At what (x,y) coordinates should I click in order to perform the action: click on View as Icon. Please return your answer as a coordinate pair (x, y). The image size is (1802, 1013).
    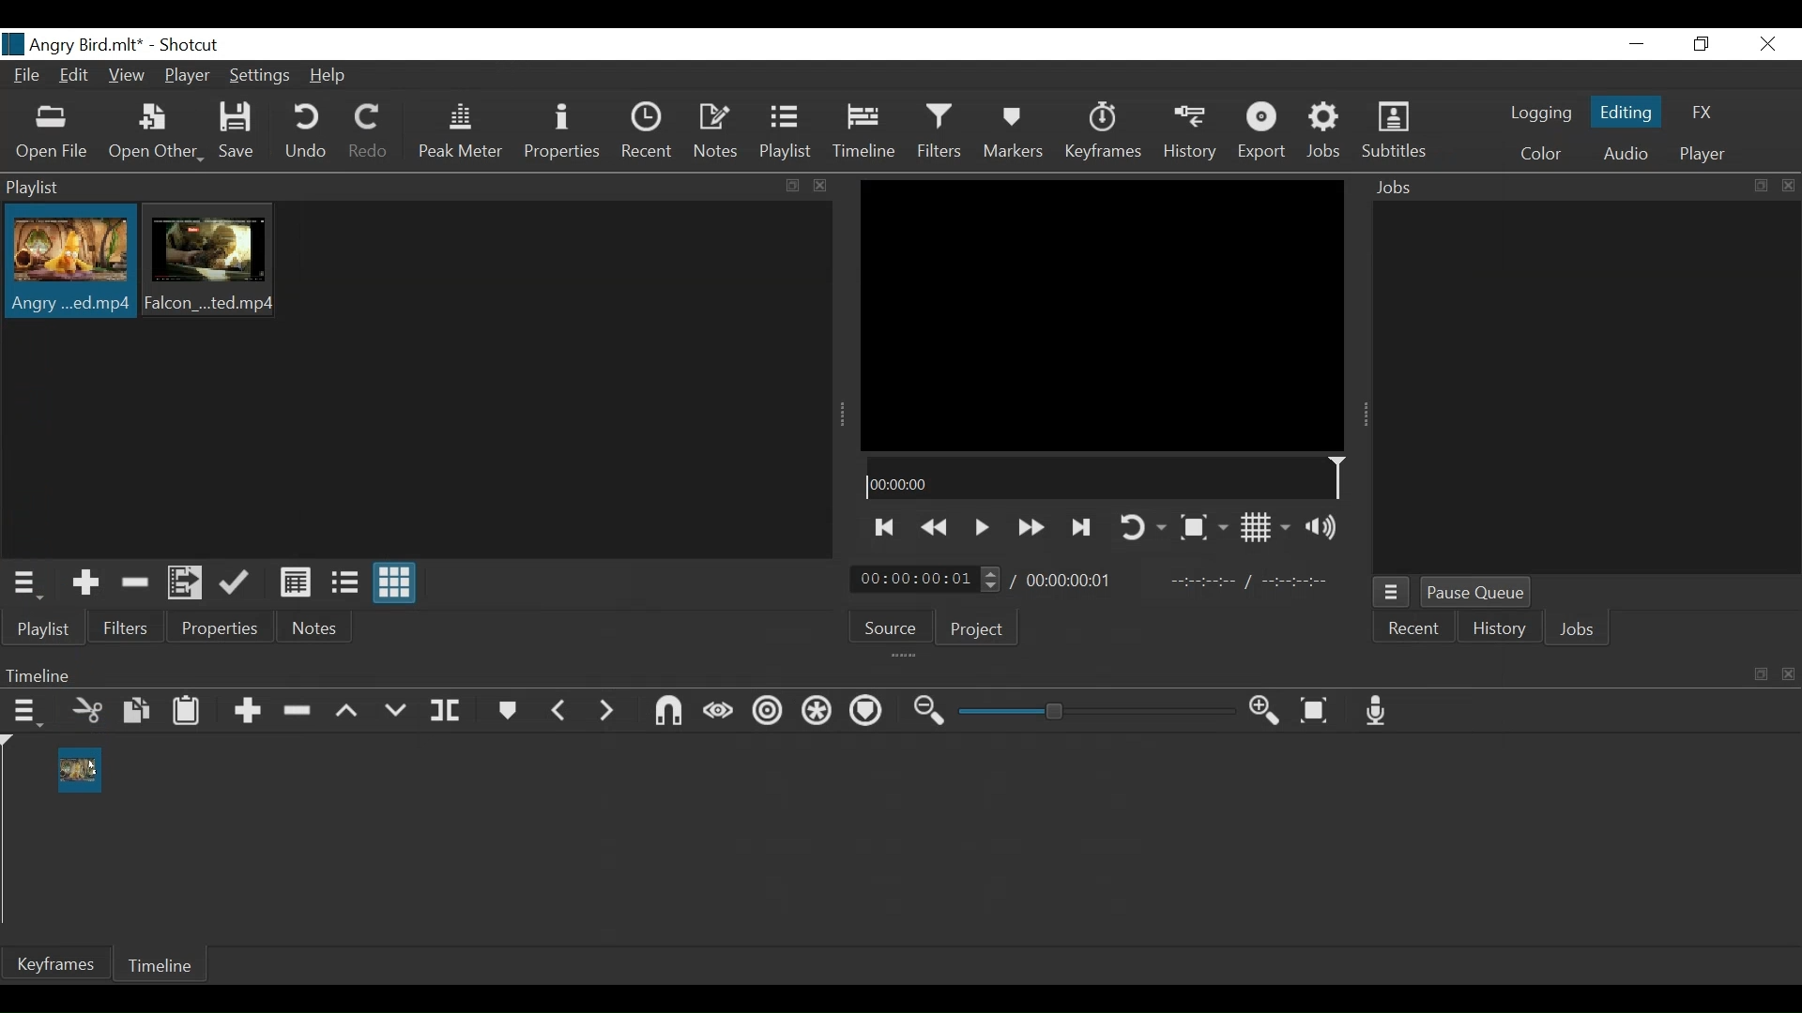
    Looking at the image, I should click on (395, 583).